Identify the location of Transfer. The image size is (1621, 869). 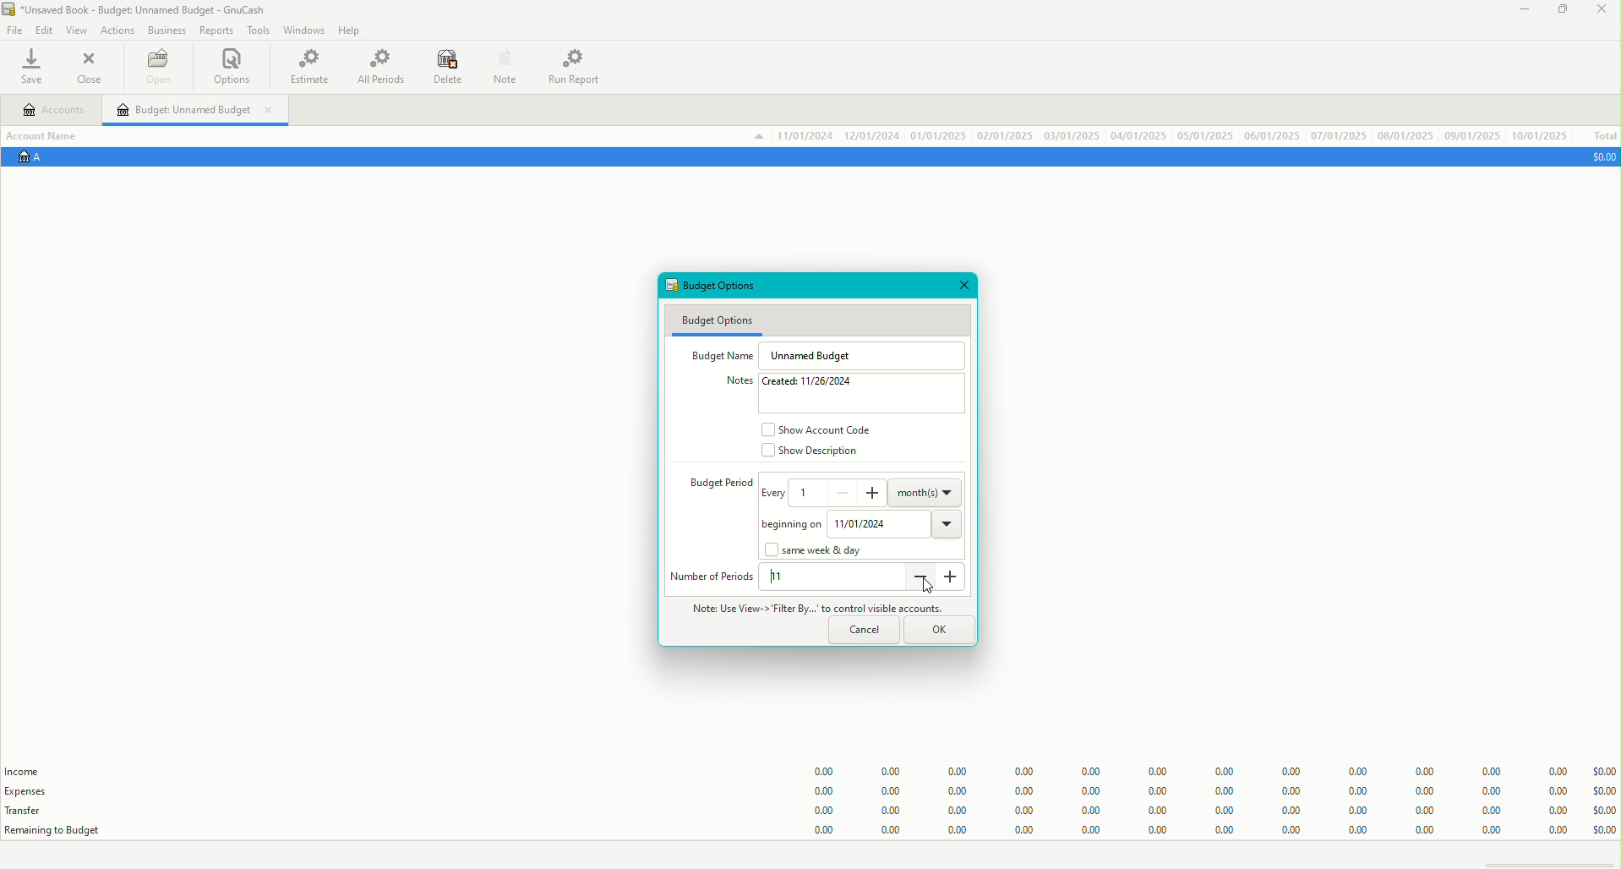
(33, 810).